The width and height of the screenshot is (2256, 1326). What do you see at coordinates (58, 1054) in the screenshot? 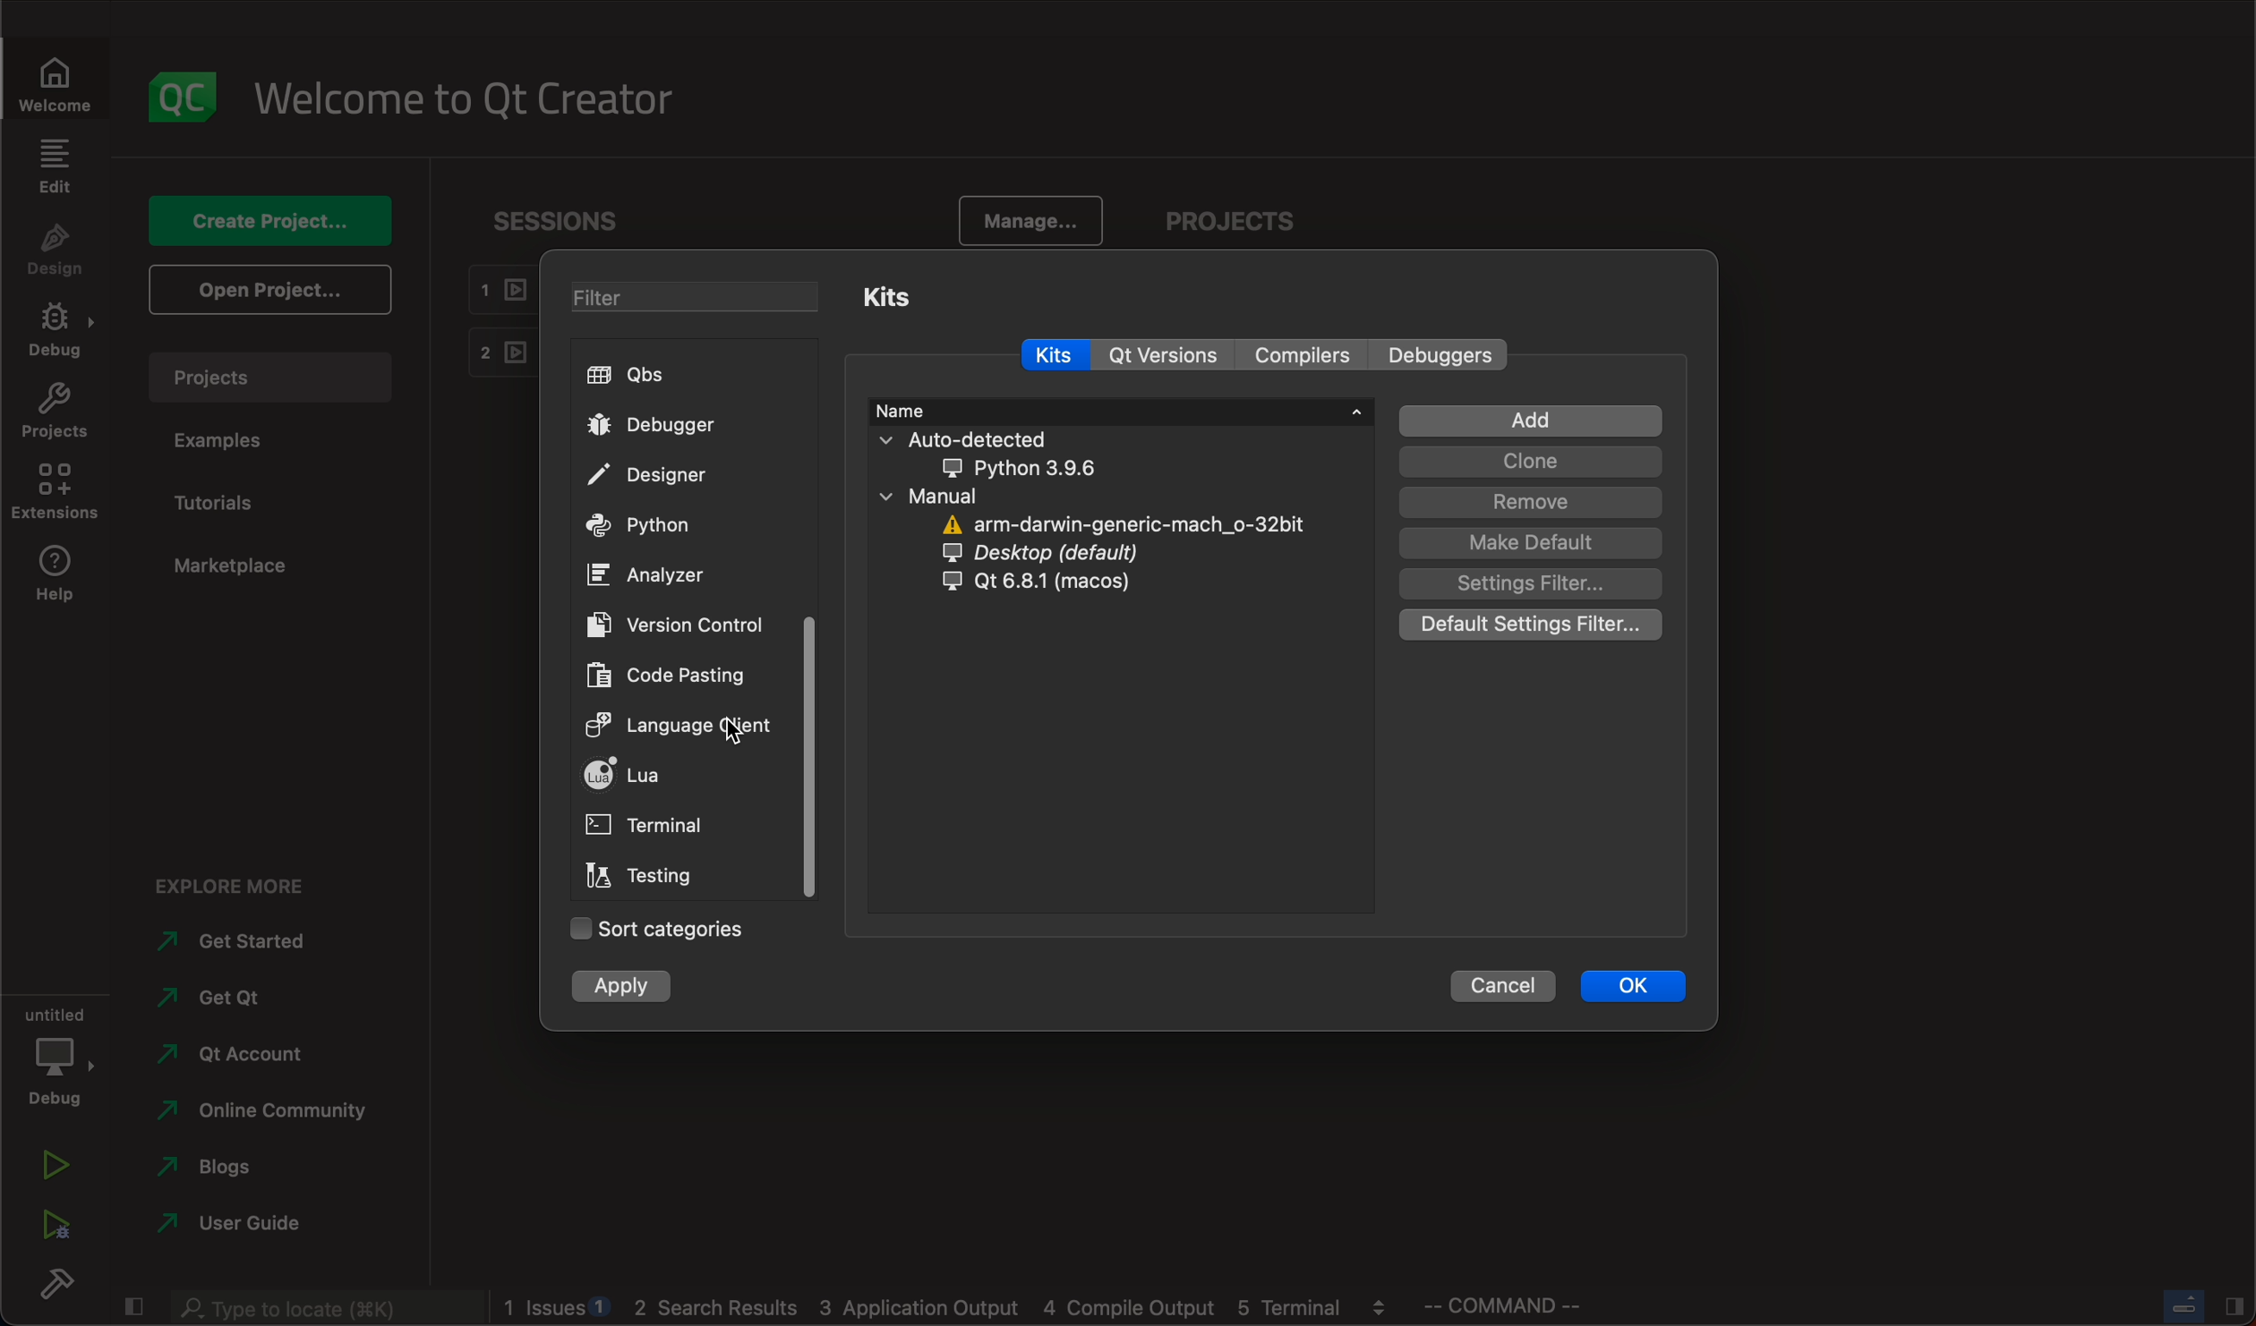
I see `debug` at bounding box center [58, 1054].